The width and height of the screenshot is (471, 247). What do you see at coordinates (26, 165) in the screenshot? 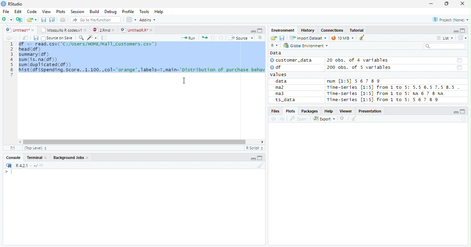
I see `R 4.2.1 ~/` at bounding box center [26, 165].